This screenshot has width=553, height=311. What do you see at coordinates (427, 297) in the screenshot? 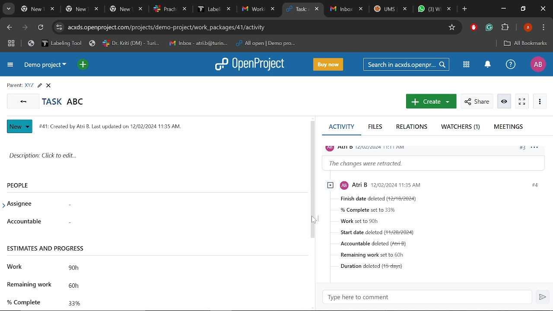
I see `Type here to comment` at bounding box center [427, 297].